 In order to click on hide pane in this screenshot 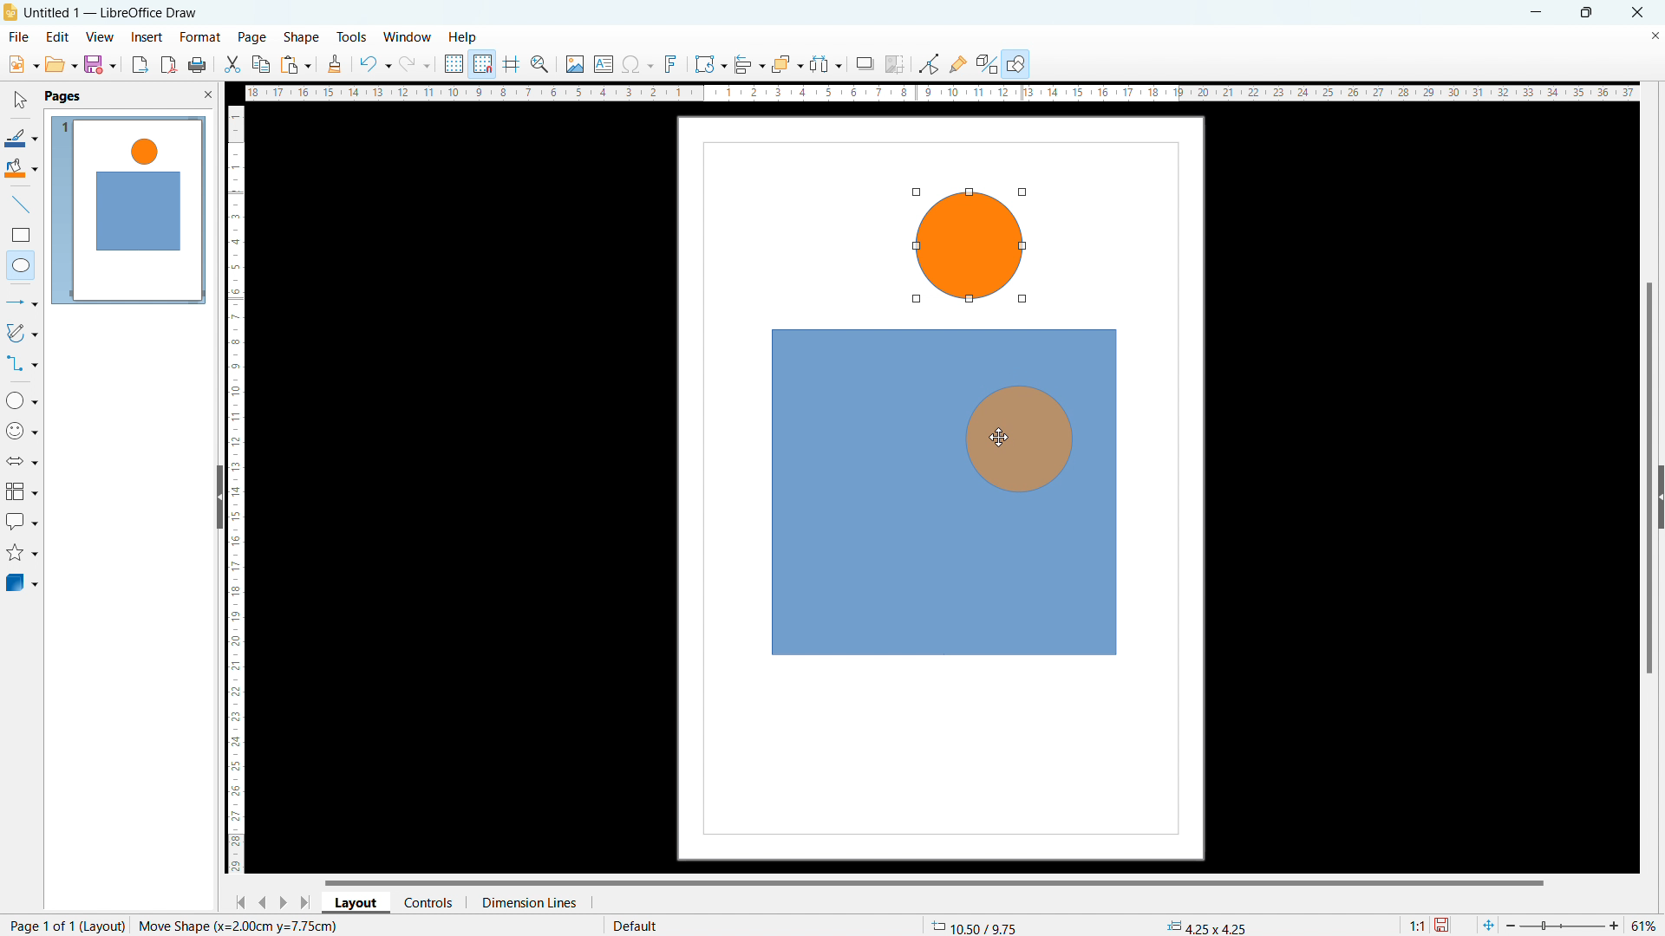, I will do `click(219, 497)`.